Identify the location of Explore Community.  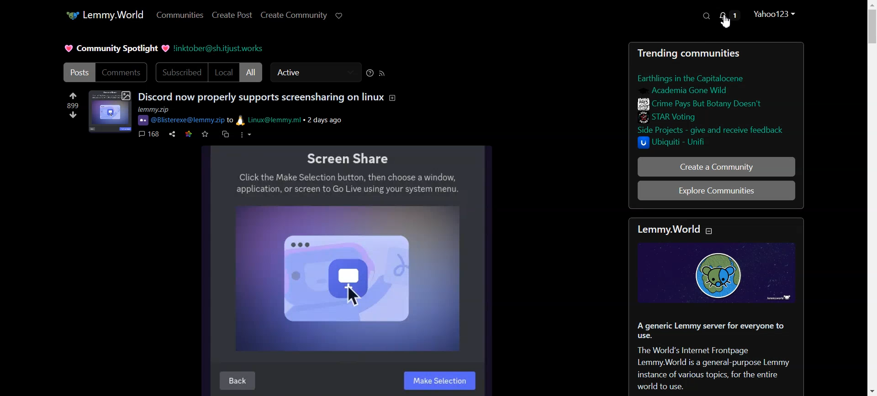
(674, 190).